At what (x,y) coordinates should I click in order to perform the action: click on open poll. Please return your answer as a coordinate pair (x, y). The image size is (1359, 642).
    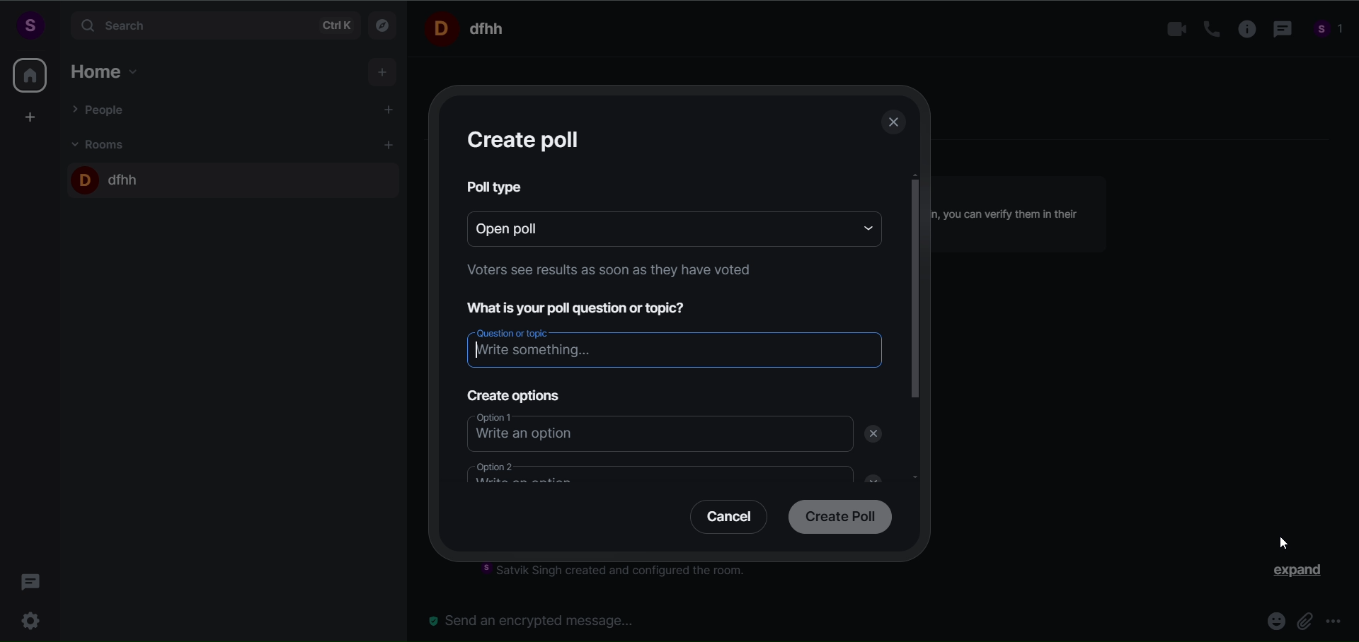
    Looking at the image, I should click on (651, 227).